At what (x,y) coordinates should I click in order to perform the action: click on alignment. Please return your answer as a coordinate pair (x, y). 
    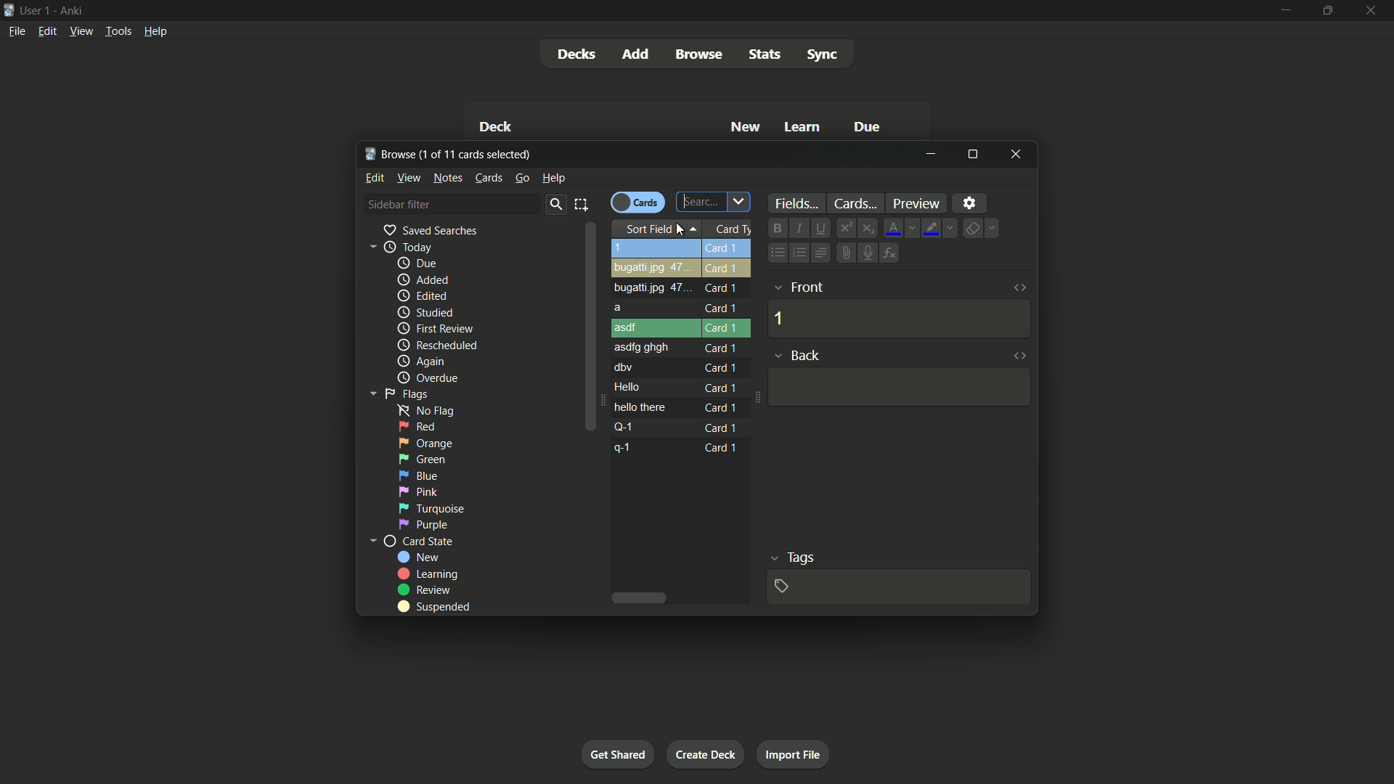
    Looking at the image, I should click on (820, 252).